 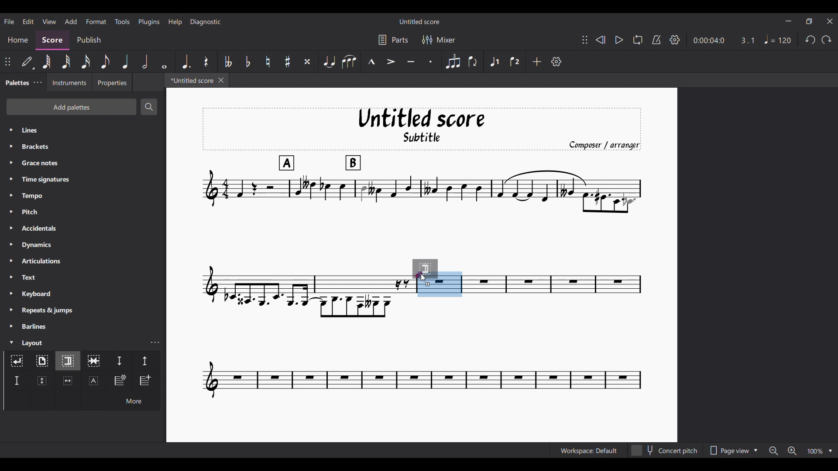 I want to click on Close tab, so click(x=221, y=80).